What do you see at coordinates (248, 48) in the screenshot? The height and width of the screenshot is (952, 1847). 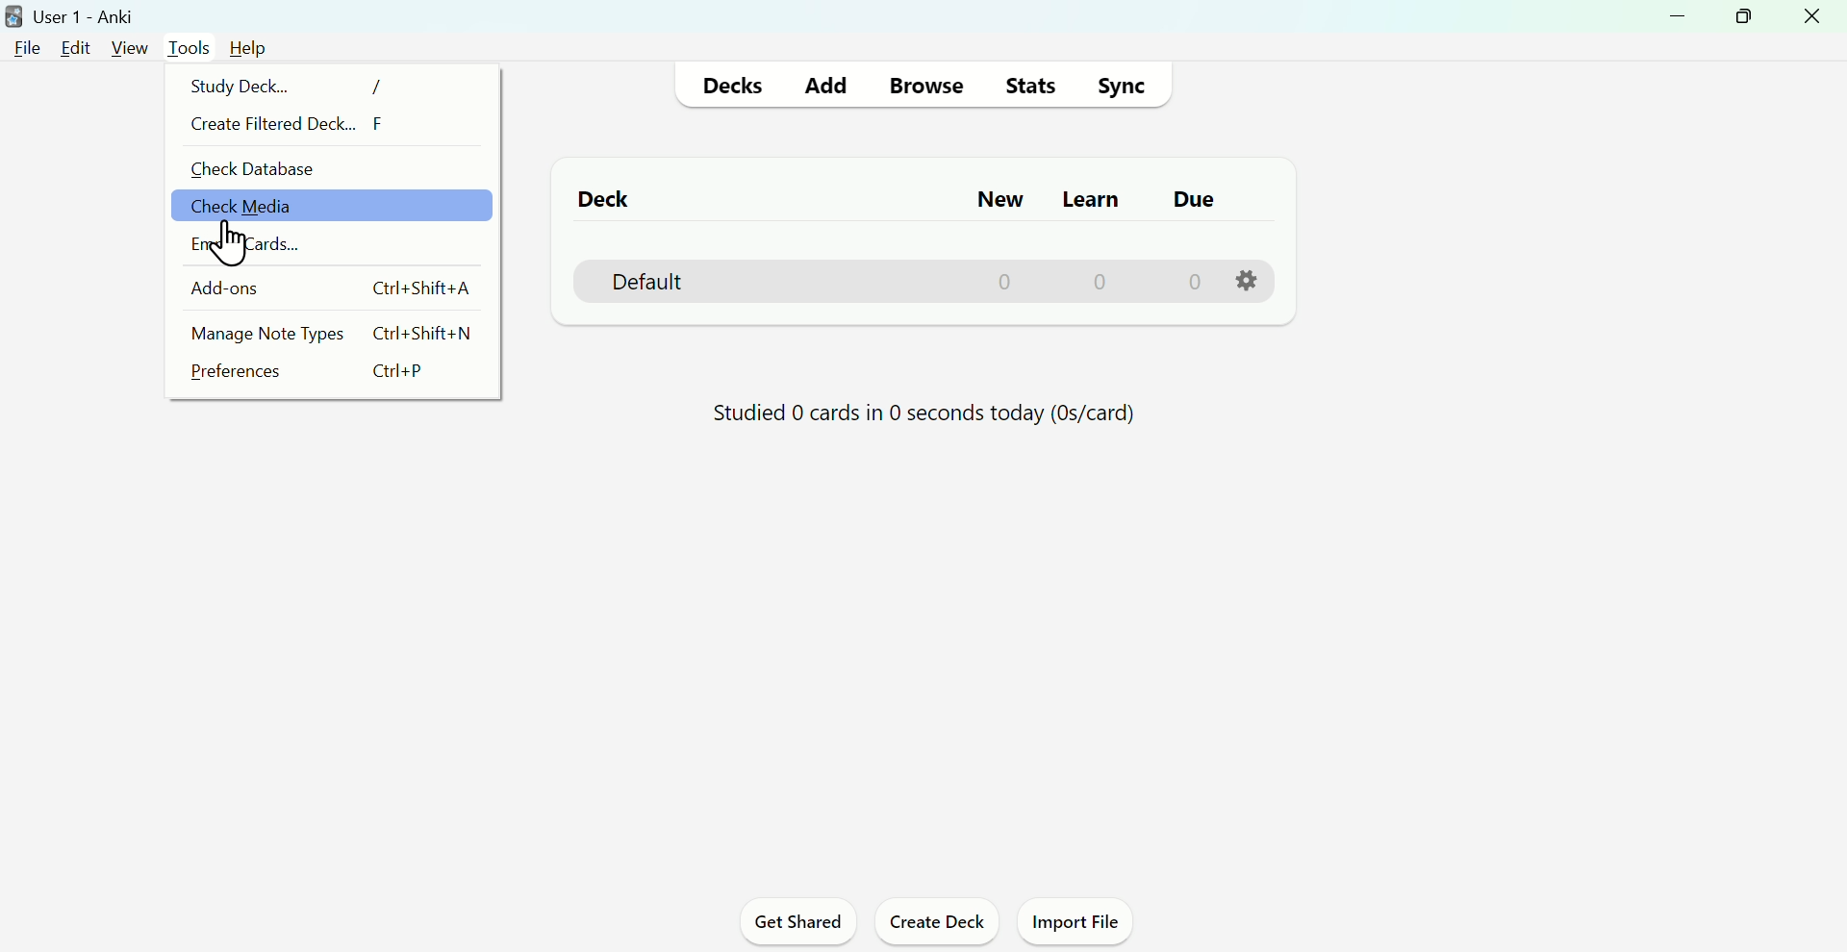 I see `Help` at bounding box center [248, 48].